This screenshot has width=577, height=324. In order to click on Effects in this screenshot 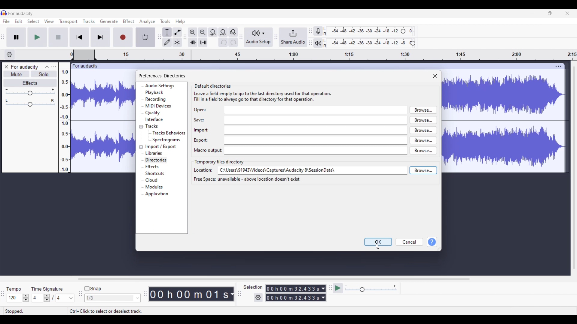, I will do `click(30, 83)`.